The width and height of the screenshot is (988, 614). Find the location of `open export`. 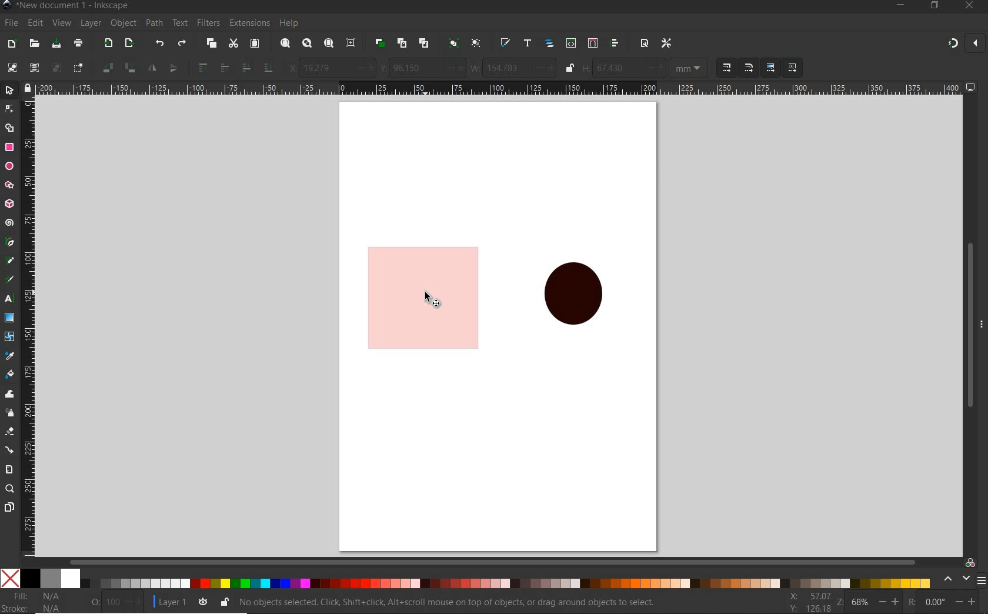

open export is located at coordinates (129, 43).